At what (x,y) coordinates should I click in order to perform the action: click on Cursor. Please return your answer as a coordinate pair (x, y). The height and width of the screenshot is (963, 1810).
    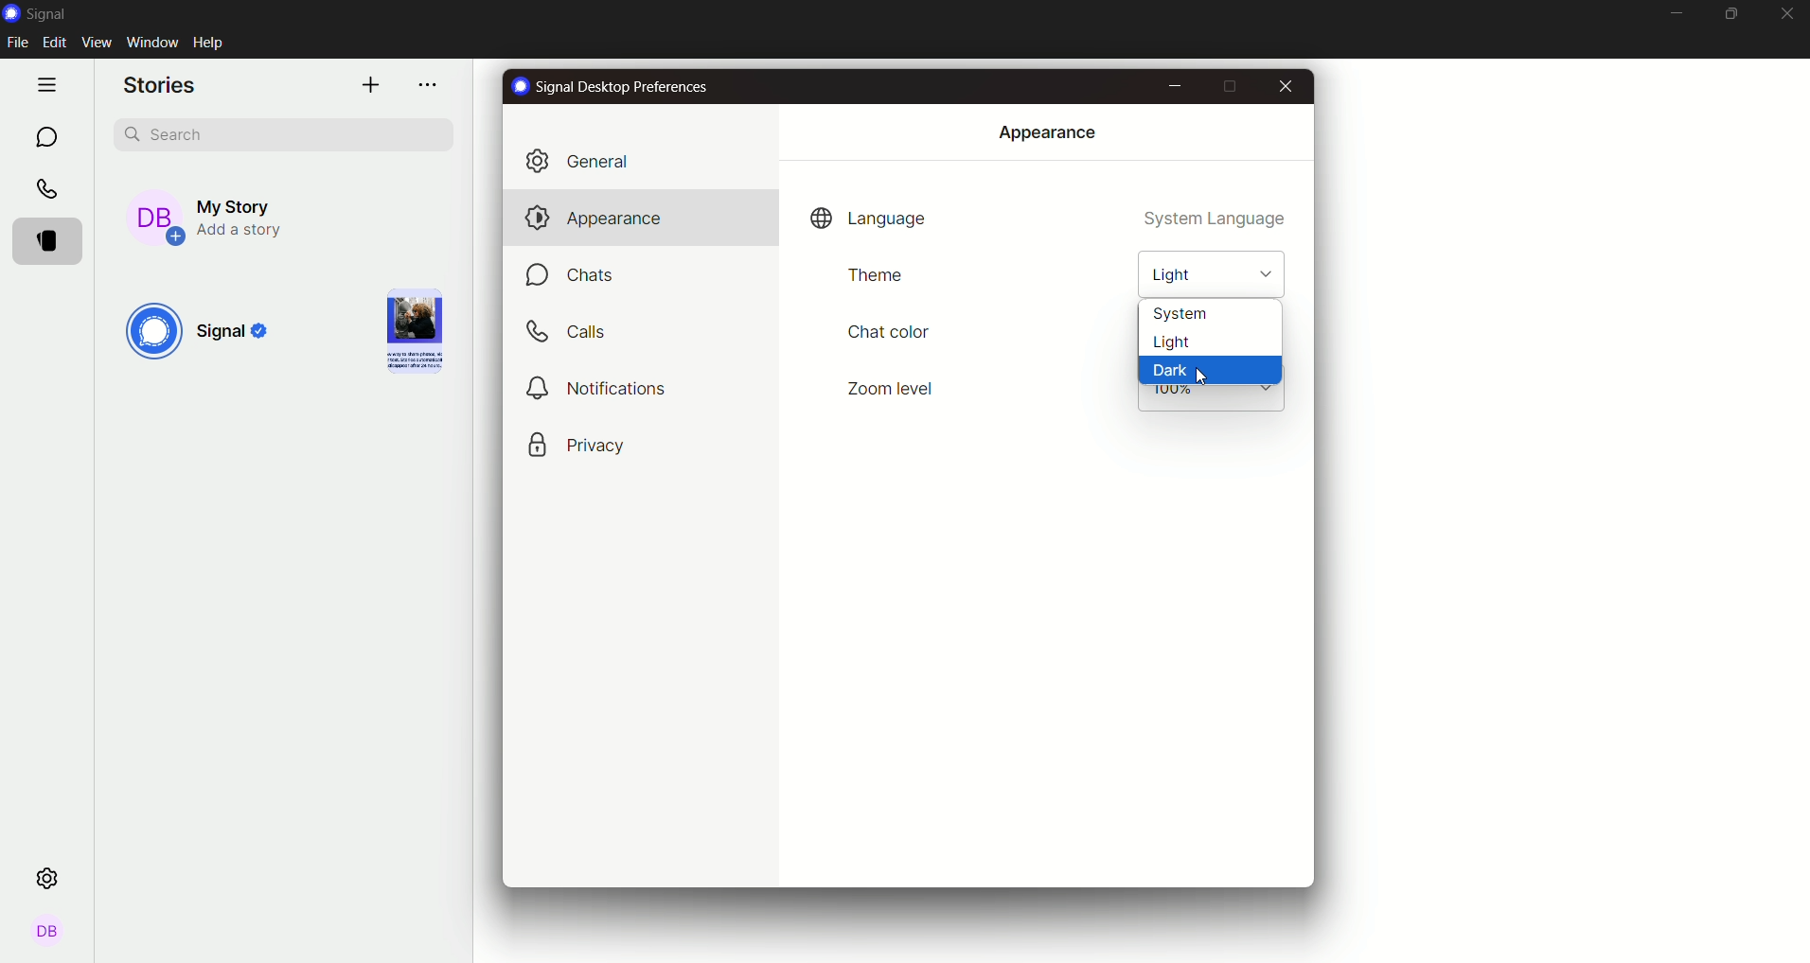
    Looking at the image, I should click on (1203, 379).